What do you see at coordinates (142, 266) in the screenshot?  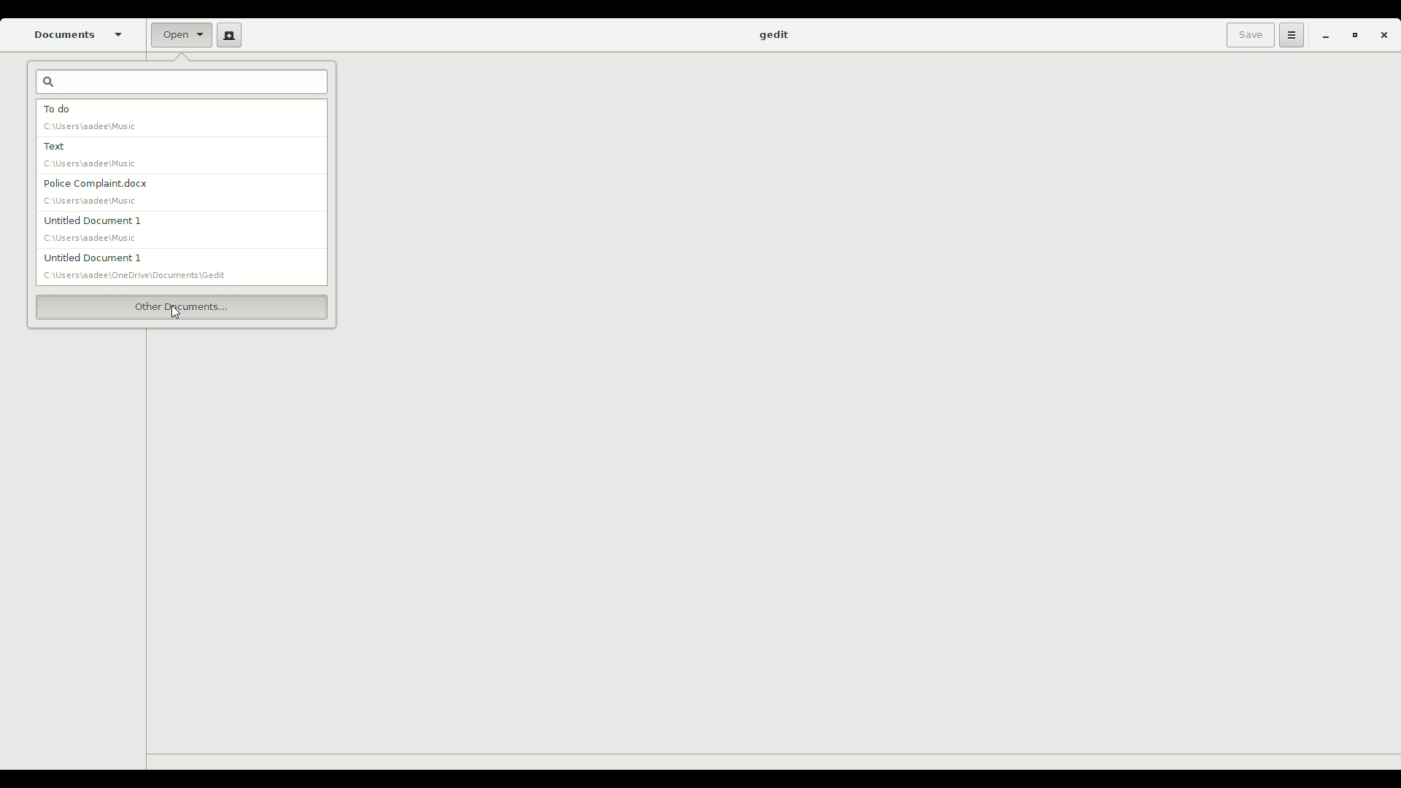 I see `Untitled document 1` at bounding box center [142, 266].